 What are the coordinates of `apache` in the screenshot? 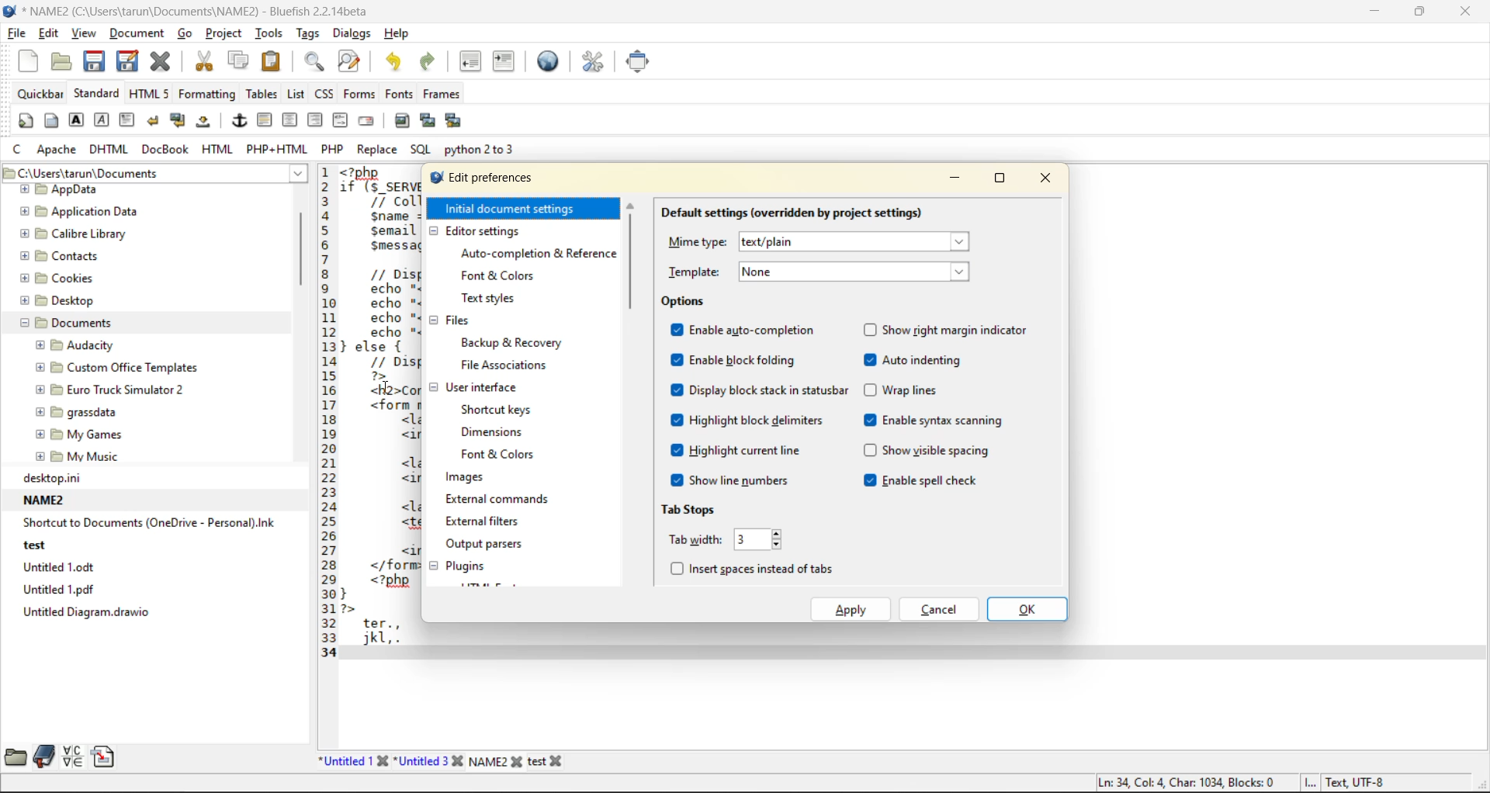 It's located at (60, 151).